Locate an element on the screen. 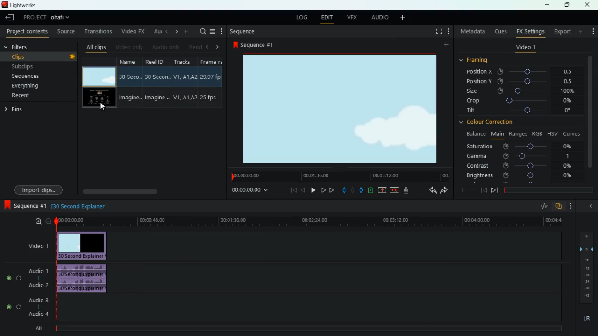 The height and width of the screenshot is (336, 598). video fx is located at coordinates (132, 32).